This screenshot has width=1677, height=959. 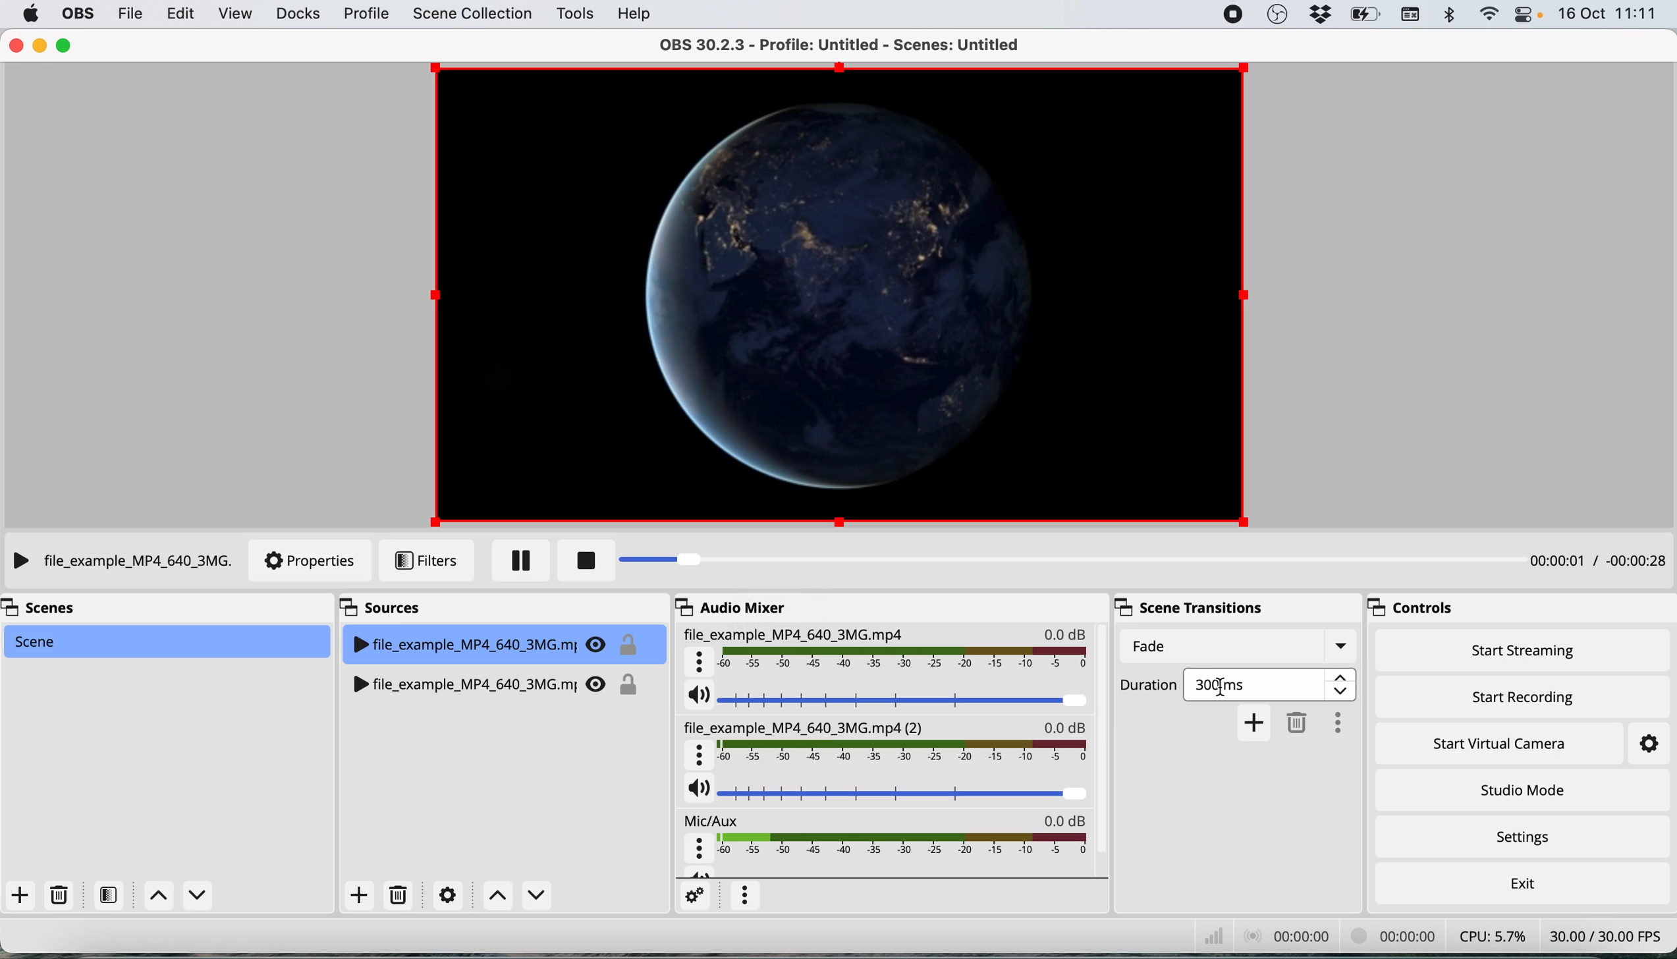 What do you see at coordinates (746, 895) in the screenshot?
I see `more options` at bounding box center [746, 895].